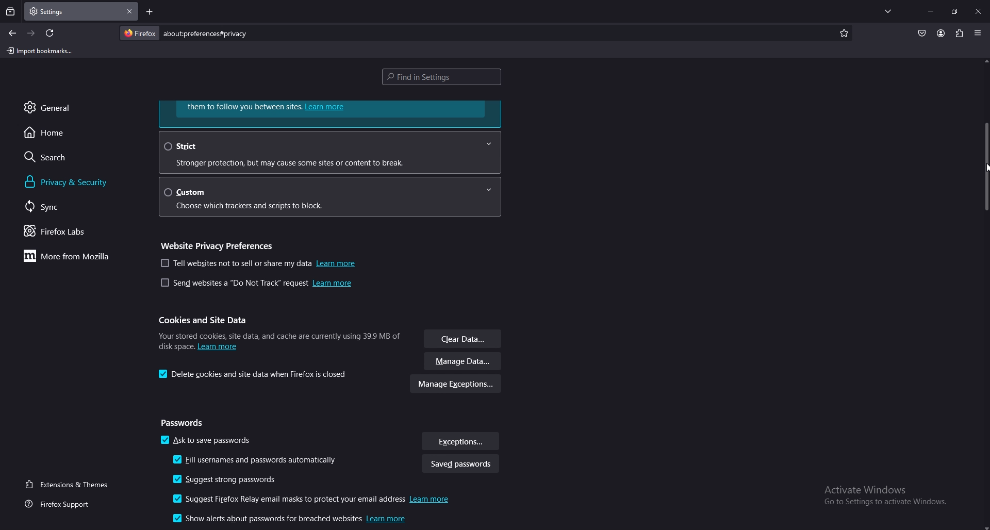 The image size is (990, 530). I want to click on resize, so click(954, 11).